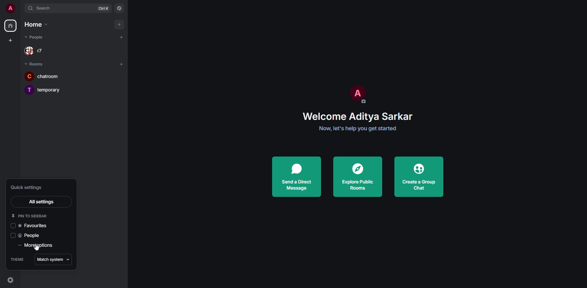  Describe the element at coordinates (54, 259) in the screenshot. I see `match system` at that location.